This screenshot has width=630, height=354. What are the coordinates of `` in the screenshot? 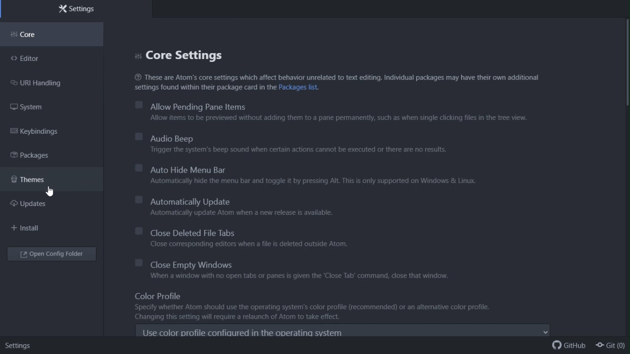 It's located at (30, 229).